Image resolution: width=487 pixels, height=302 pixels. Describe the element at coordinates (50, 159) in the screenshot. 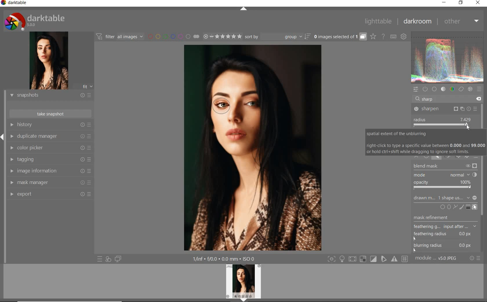

I see `tagging` at that location.